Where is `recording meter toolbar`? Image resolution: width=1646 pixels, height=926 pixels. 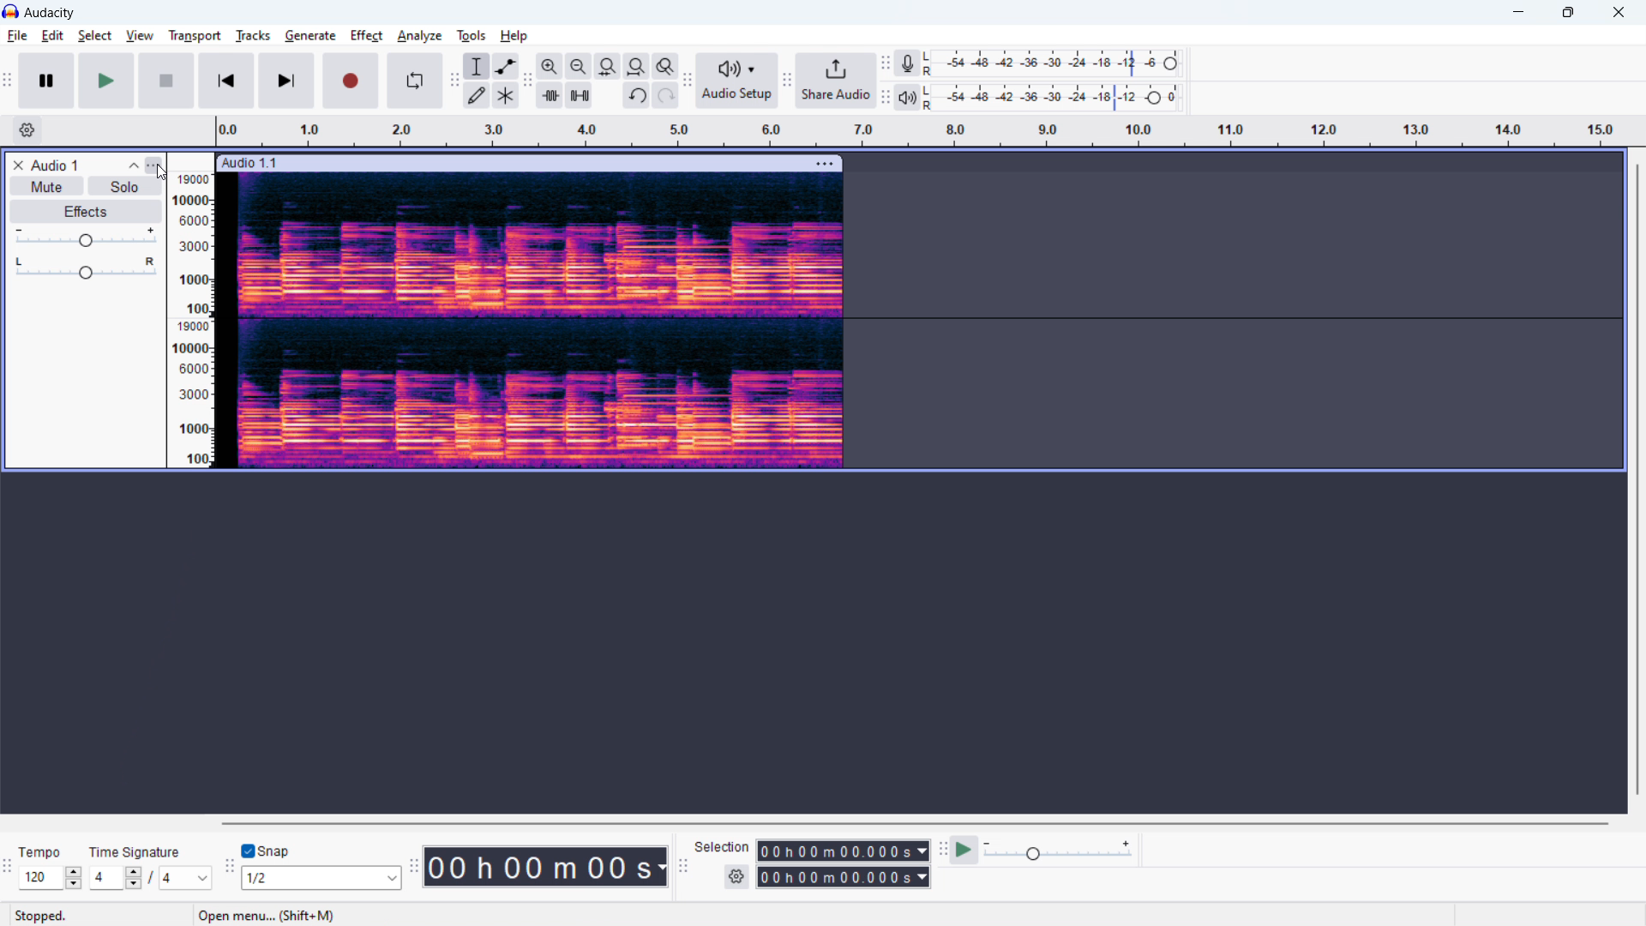
recording meter toolbar is located at coordinates (884, 63).